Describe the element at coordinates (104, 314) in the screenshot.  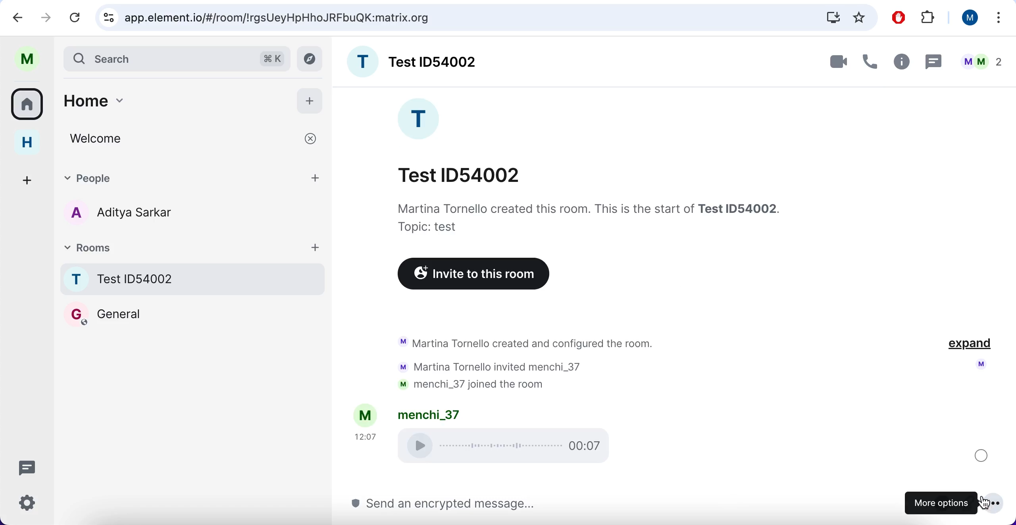
I see `general` at that location.